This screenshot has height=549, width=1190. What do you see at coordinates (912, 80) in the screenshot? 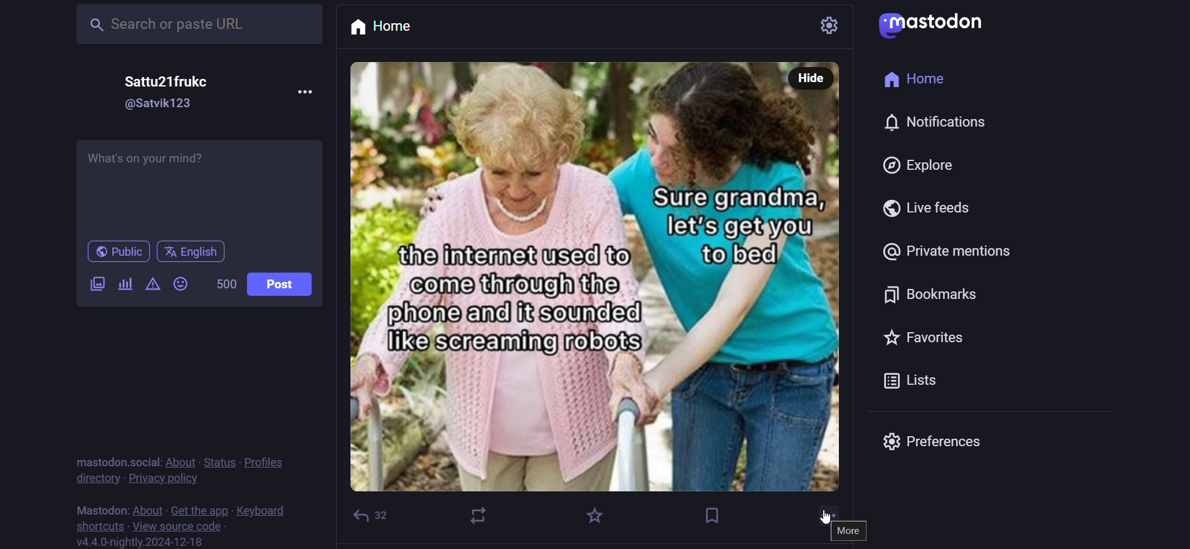
I see `home` at bounding box center [912, 80].